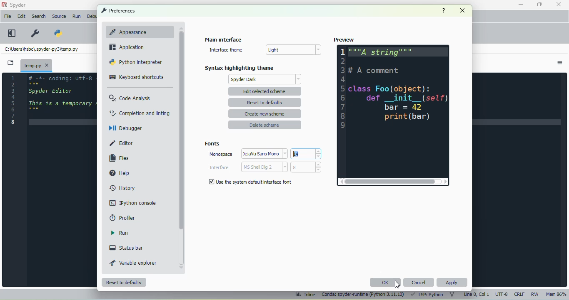  I want to click on Up, so click(180, 26).